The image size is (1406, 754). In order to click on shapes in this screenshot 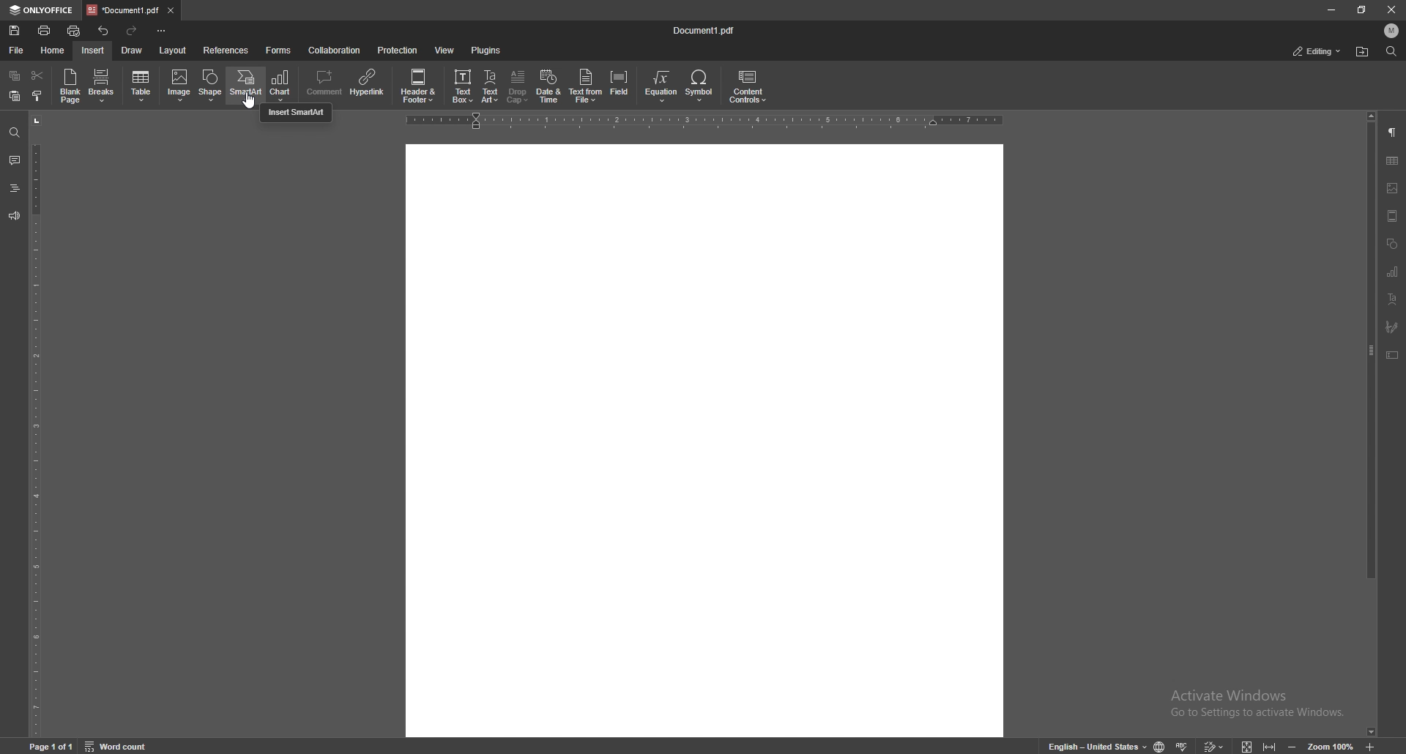, I will do `click(1393, 243)`.